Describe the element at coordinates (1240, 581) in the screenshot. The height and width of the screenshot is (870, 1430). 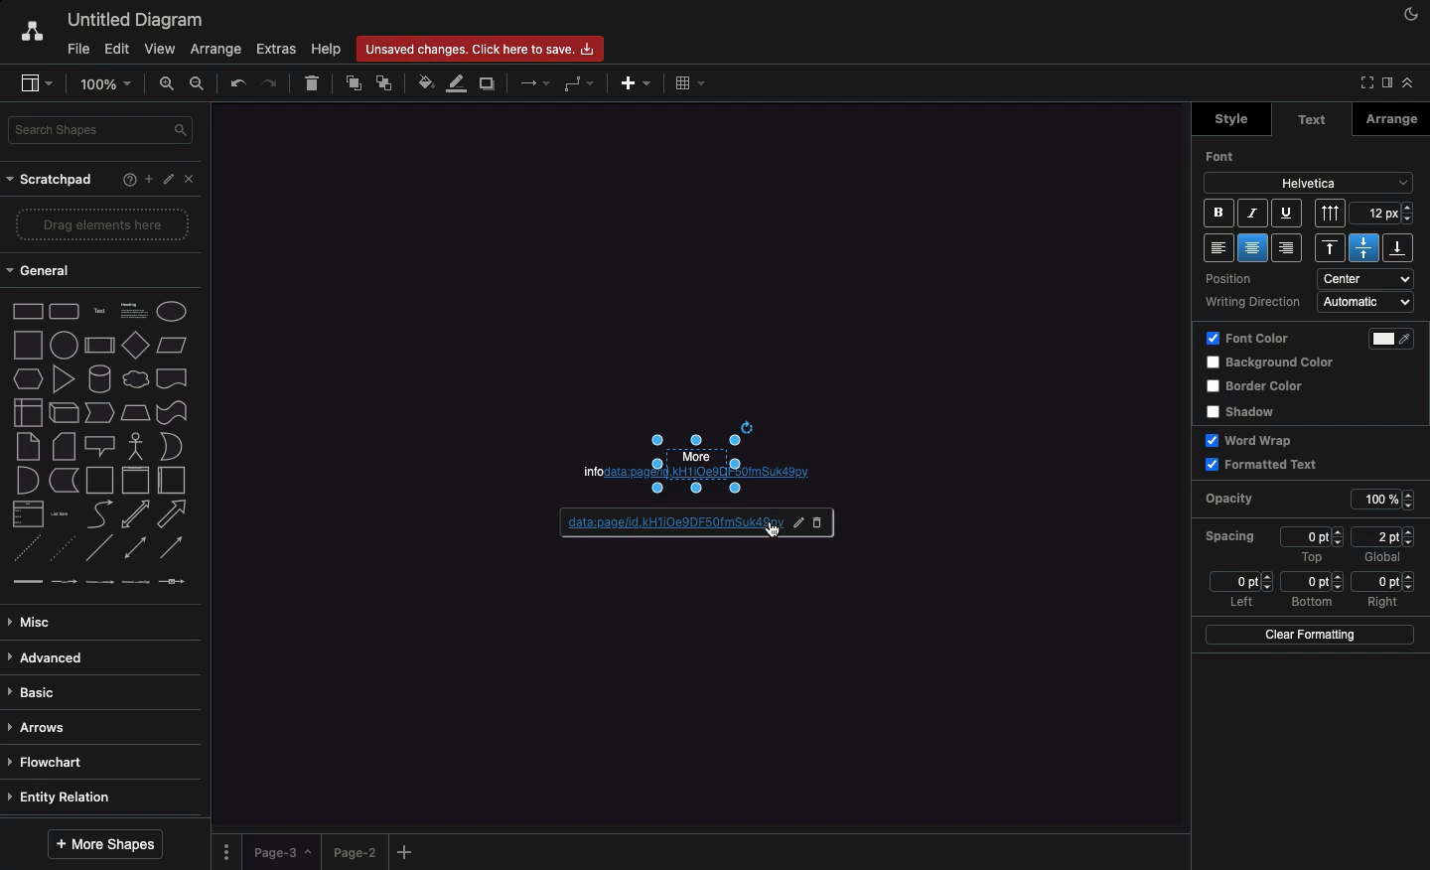
I see `0 pt` at that location.